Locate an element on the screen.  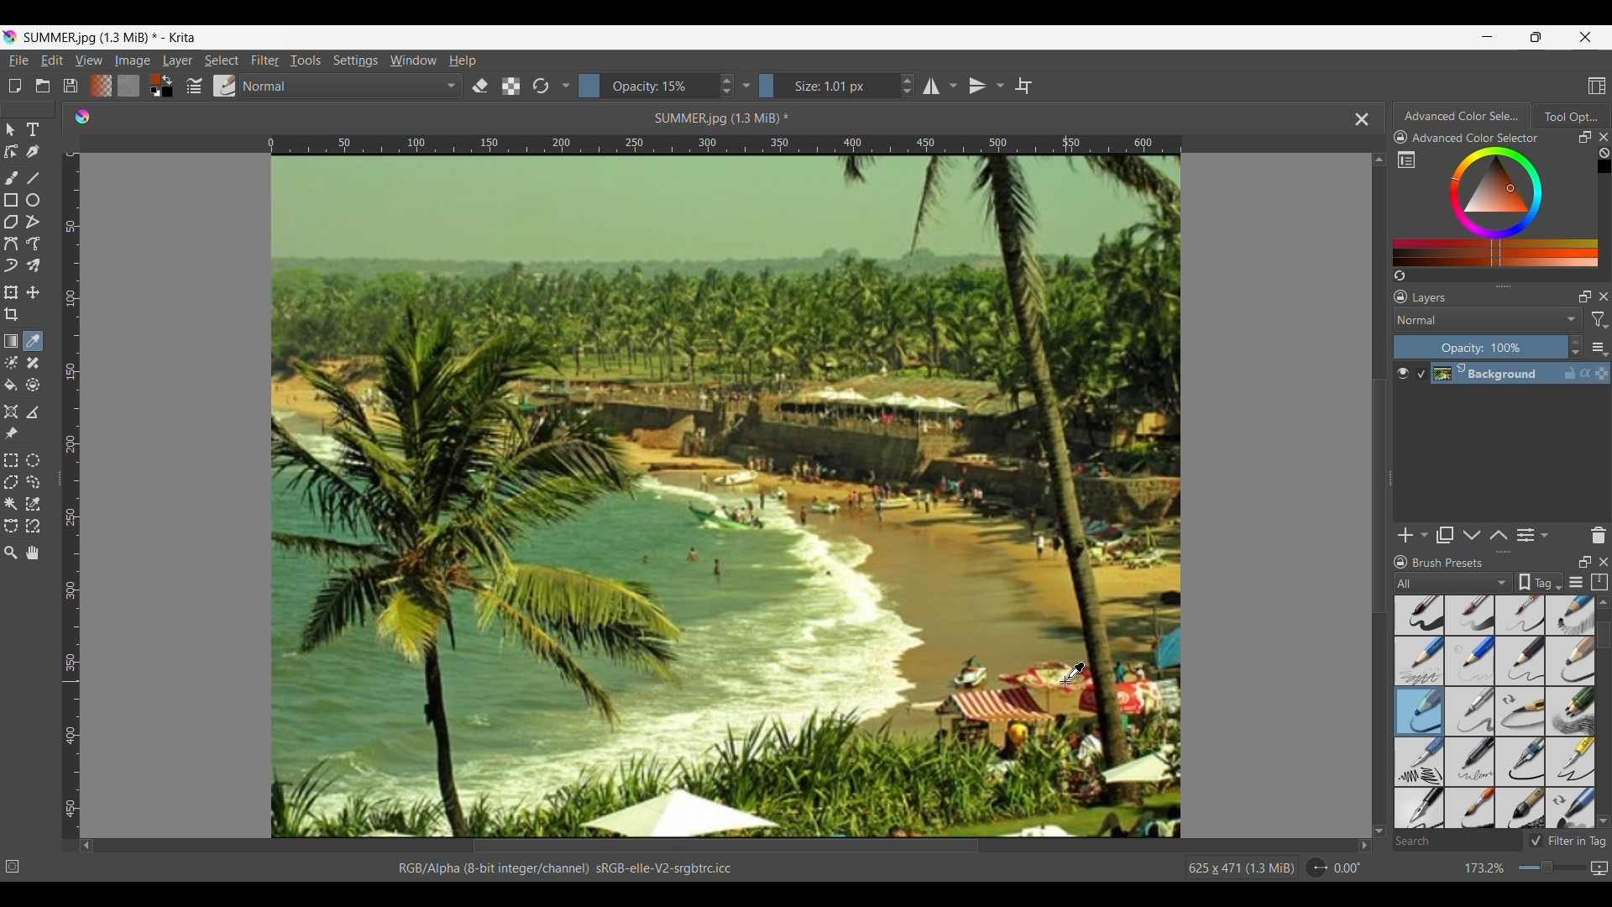
Window menu is located at coordinates (412, 60).